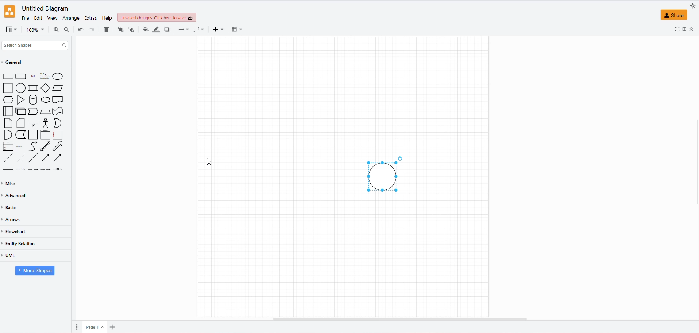 This screenshot has height=333, width=699. What do you see at coordinates (58, 76) in the screenshot?
I see `CIRCLE` at bounding box center [58, 76].